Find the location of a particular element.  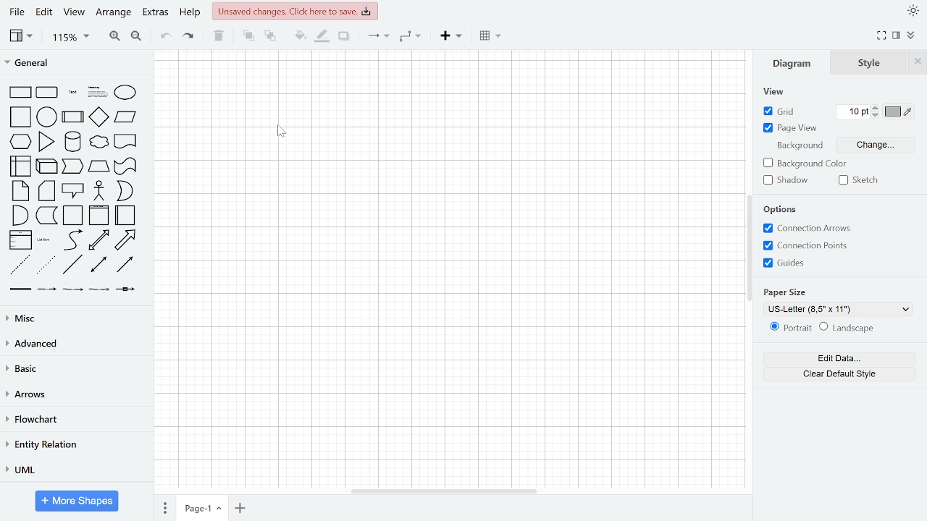

vertical scrollbar is located at coordinates (750, 249).